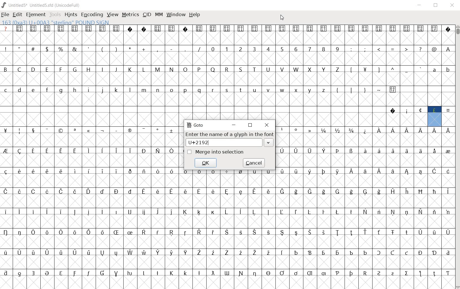 Image resolution: width=460 pixels, height=289 pixels. What do you see at coordinates (36, 14) in the screenshot?
I see `ELEMENT` at bounding box center [36, 14].